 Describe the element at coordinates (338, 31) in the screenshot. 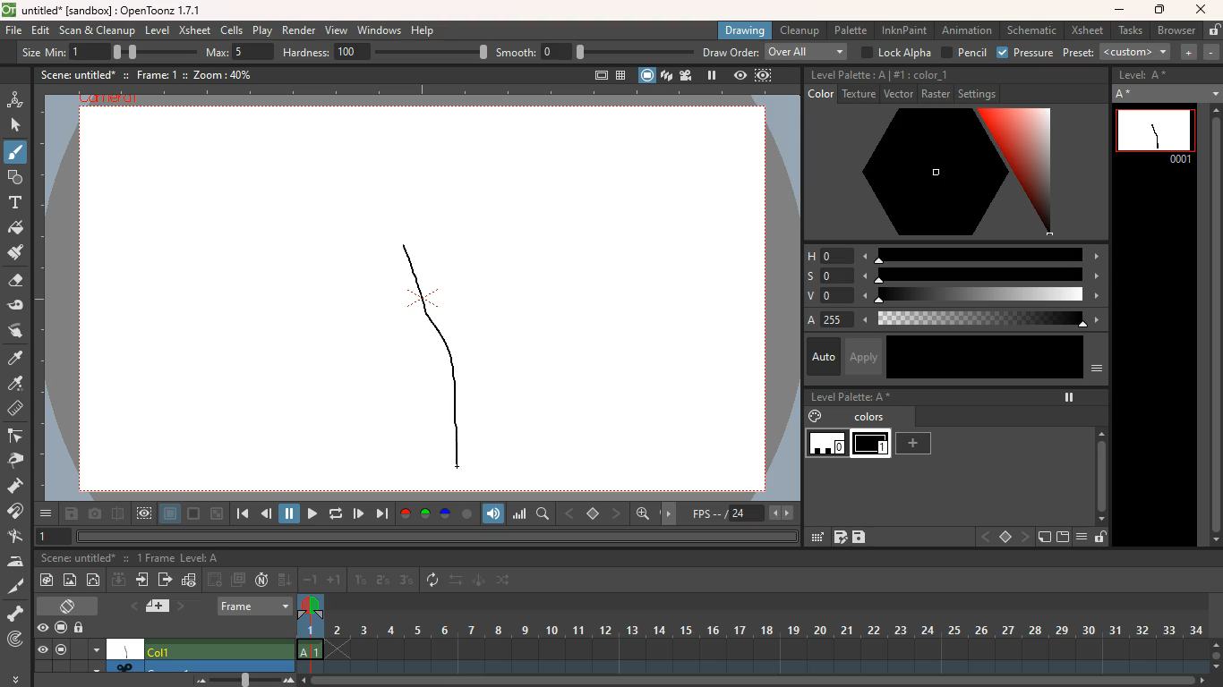

I see `view` at that location.